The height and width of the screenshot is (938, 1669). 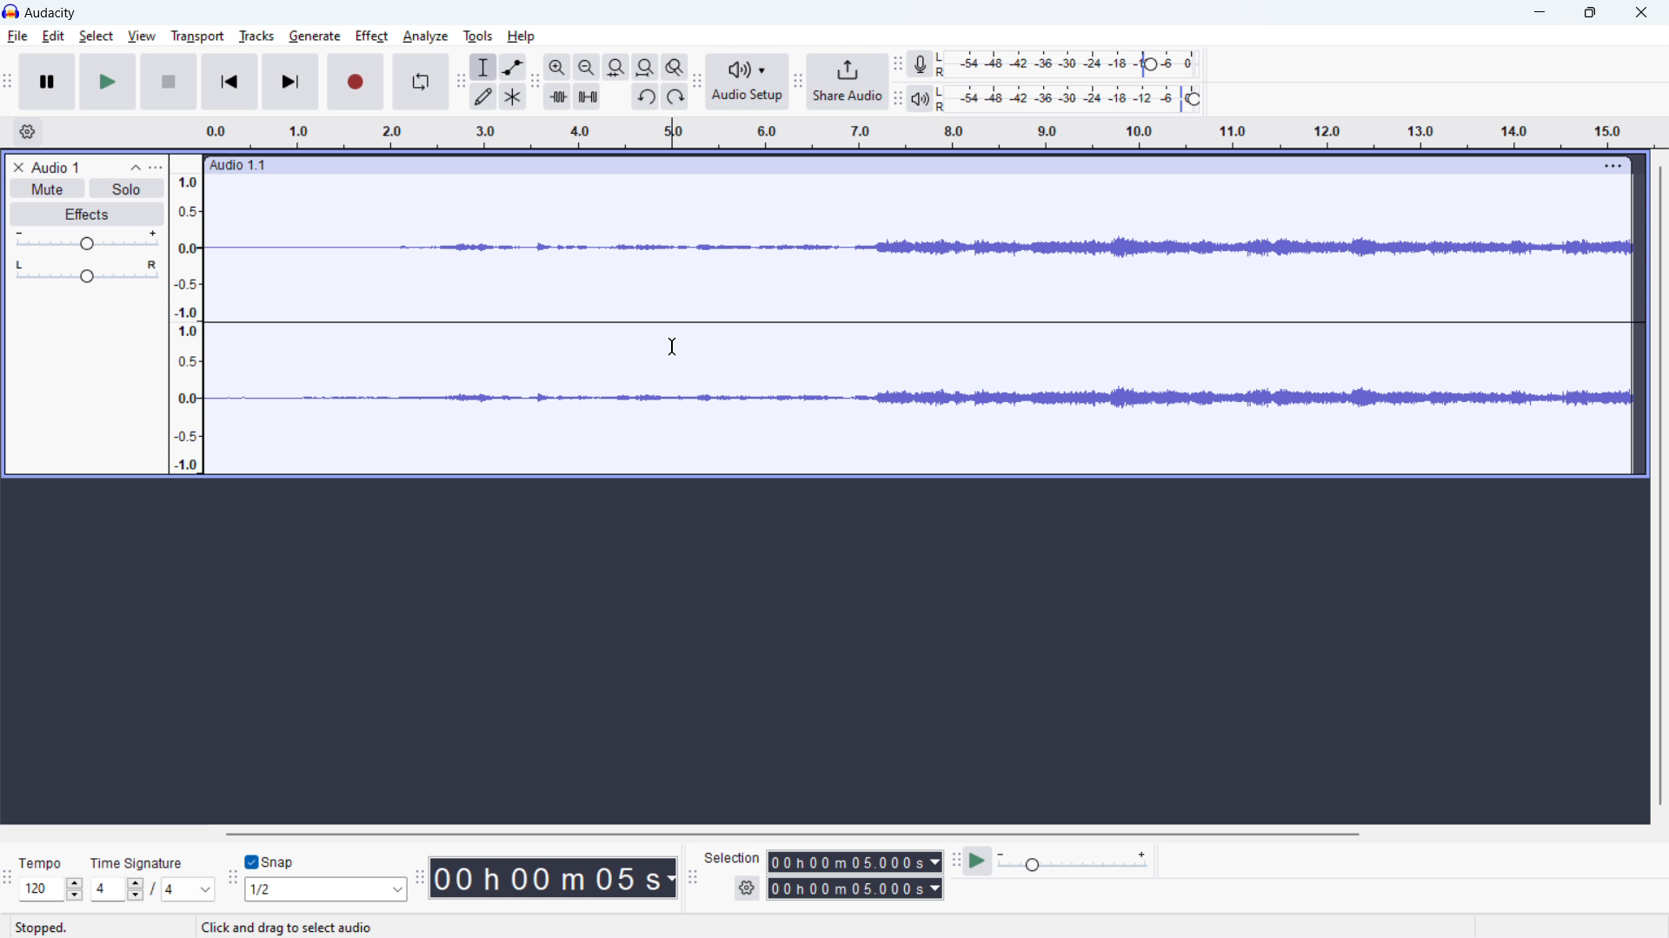 What do you see at coordinates (1656, 486) in the screenshot?
I see `vertical scrollbar` at bounding box center [1656, 486].